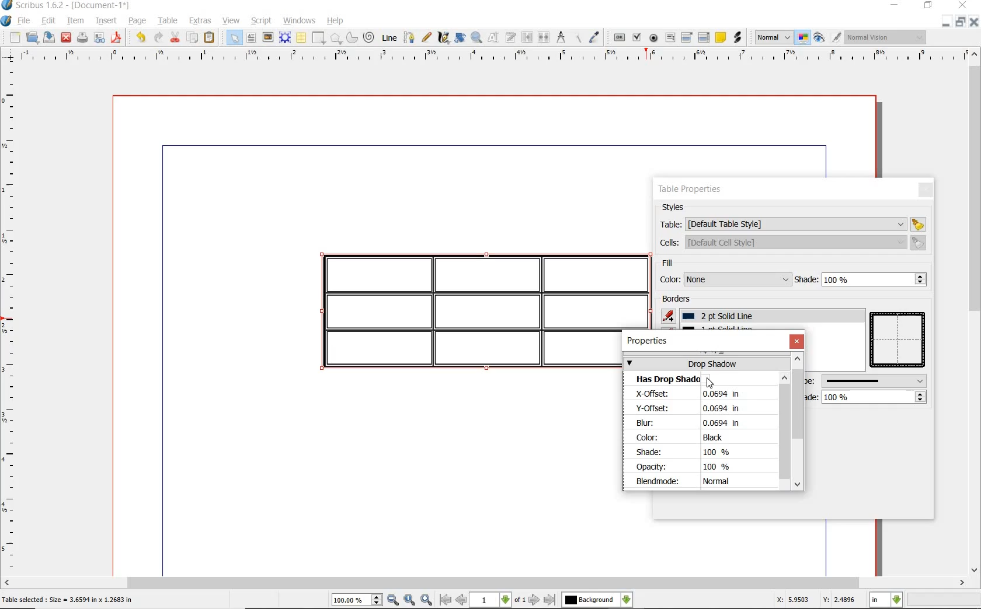 The width and height of the screenshot is (981, 609). Describe the element at coordinates (818, 38) in the screenshot. I see `preview mode` at that location.